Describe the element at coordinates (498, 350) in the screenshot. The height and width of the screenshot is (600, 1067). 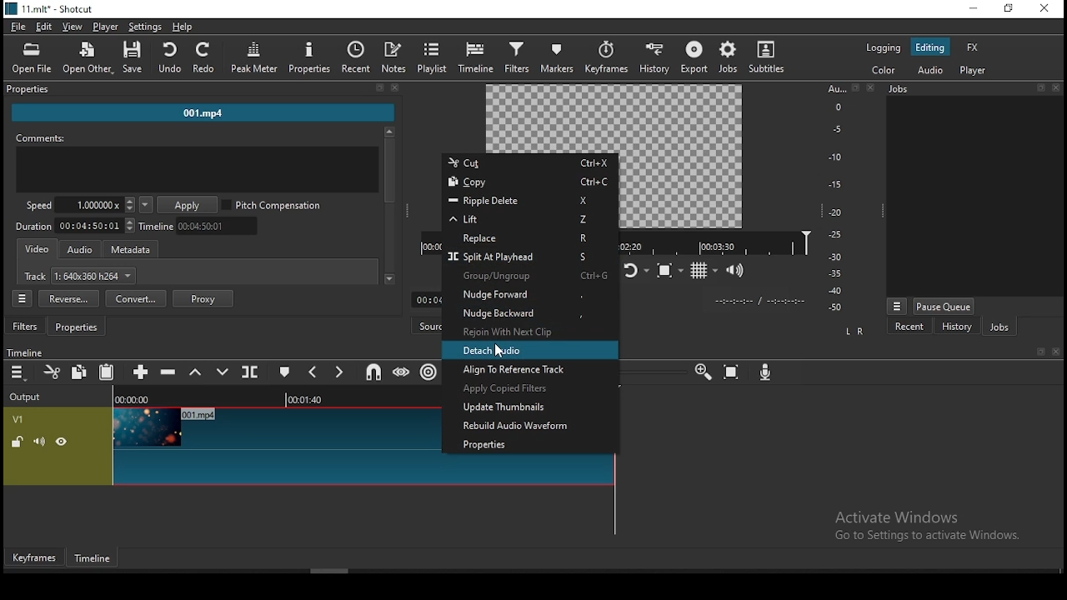
I see `cursor` at that location.